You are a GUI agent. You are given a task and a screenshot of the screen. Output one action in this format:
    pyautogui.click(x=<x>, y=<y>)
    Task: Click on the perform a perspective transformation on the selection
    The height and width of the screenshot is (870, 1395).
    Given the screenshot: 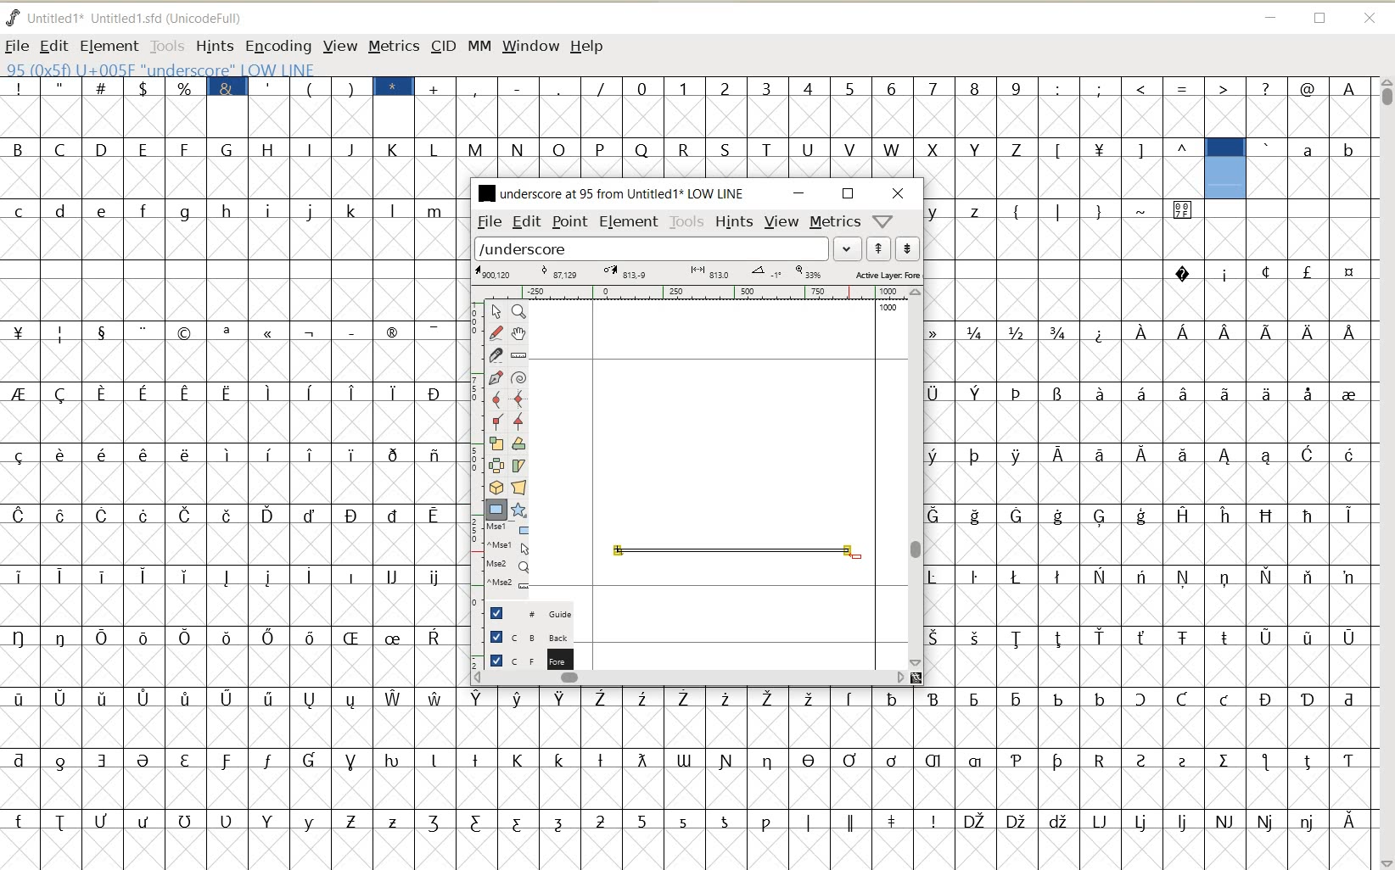 What is the action you would take?
    pyautogui.click(x=518, y=488)
    